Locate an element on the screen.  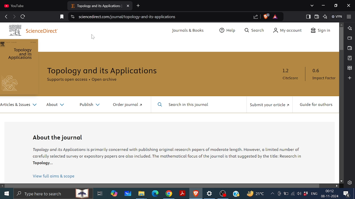
Restore down is located at coordinates (337, 6).